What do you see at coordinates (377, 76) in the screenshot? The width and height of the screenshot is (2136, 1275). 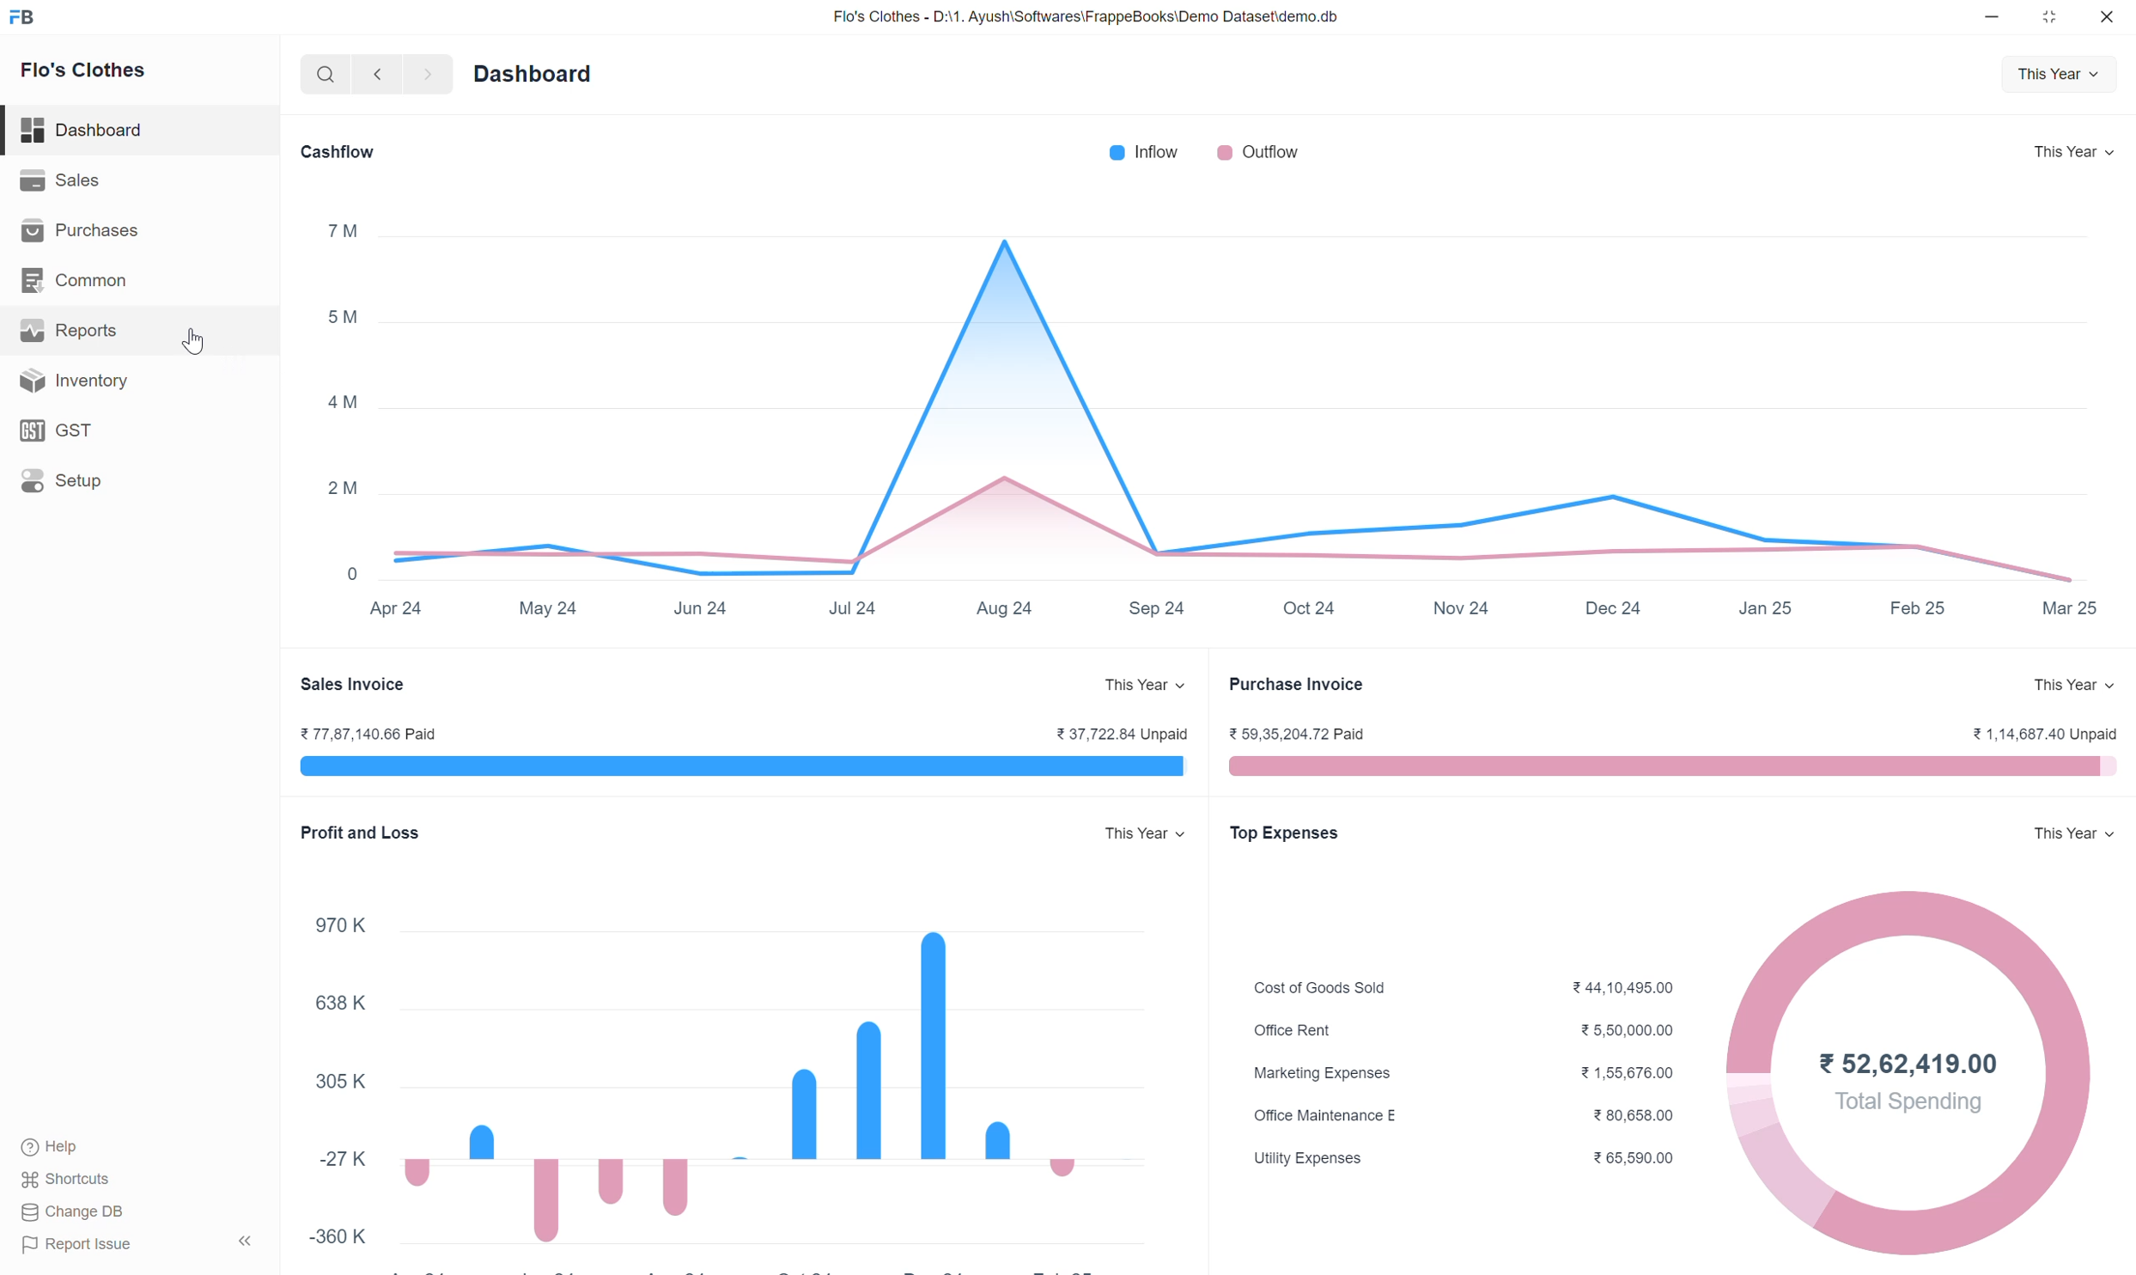 I see `backward` at bounding box center [377, 76].